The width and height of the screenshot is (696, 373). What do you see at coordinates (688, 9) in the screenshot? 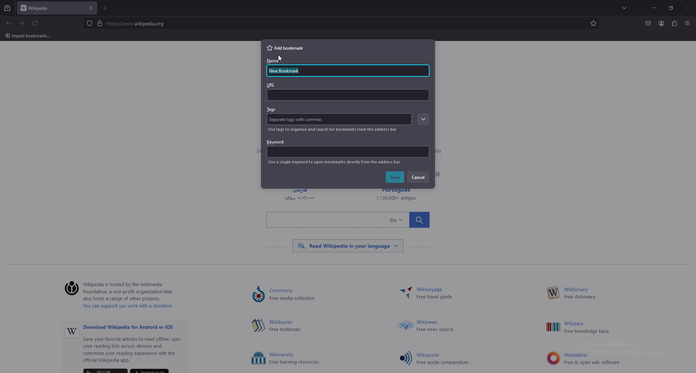
I see `` at bounding box center [688, 9].